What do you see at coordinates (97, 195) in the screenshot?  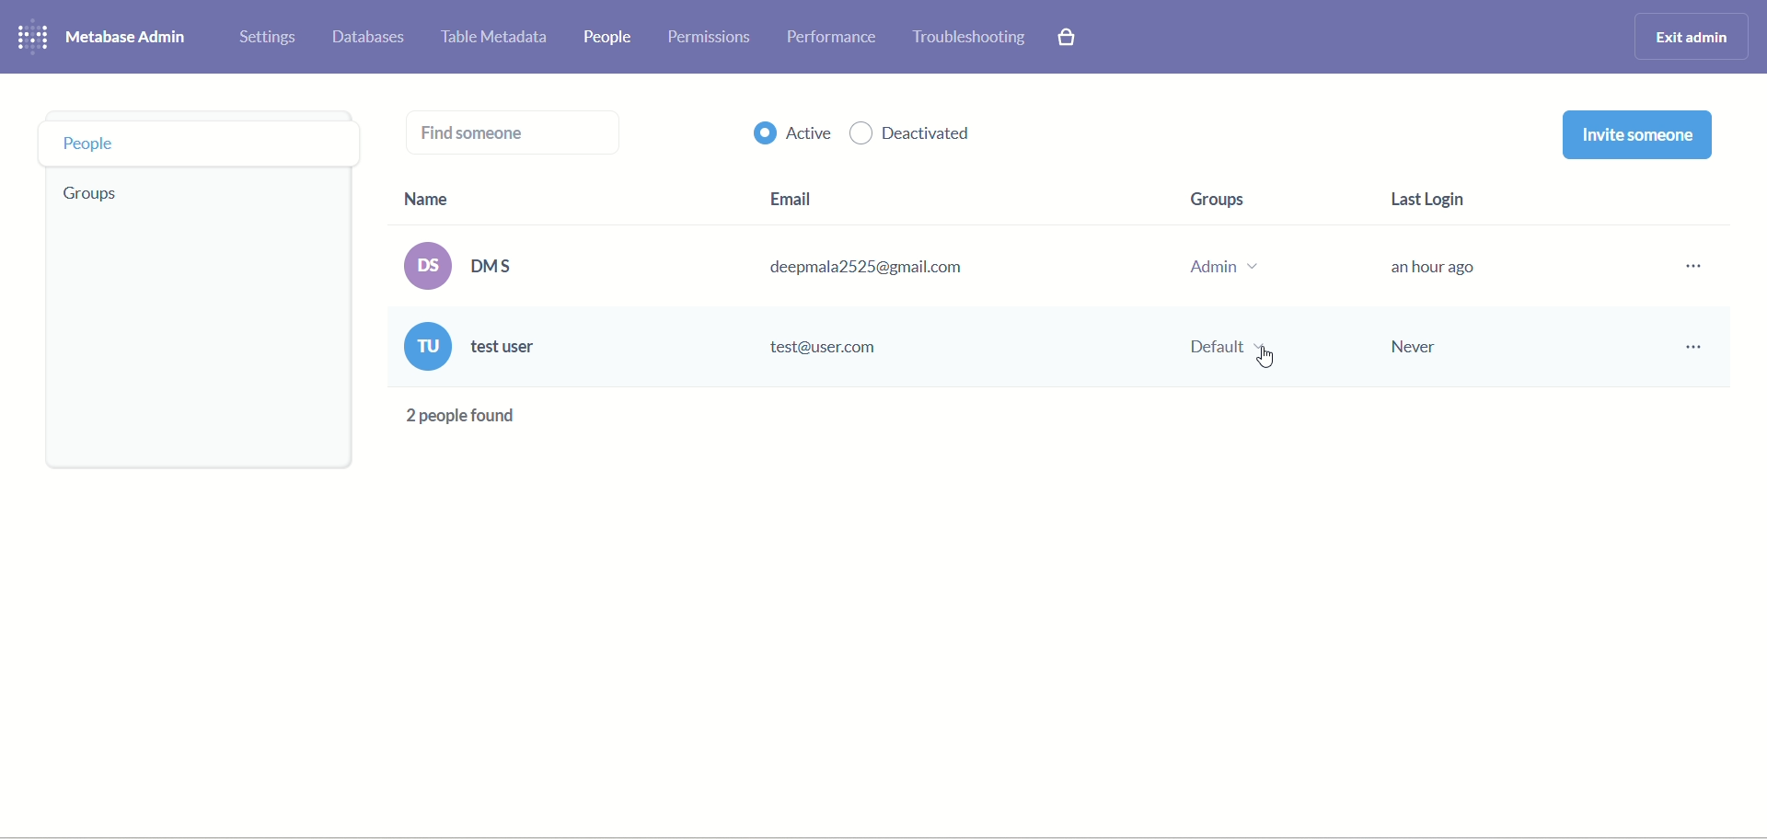 I see `groups` at bounding box center [97, 195].